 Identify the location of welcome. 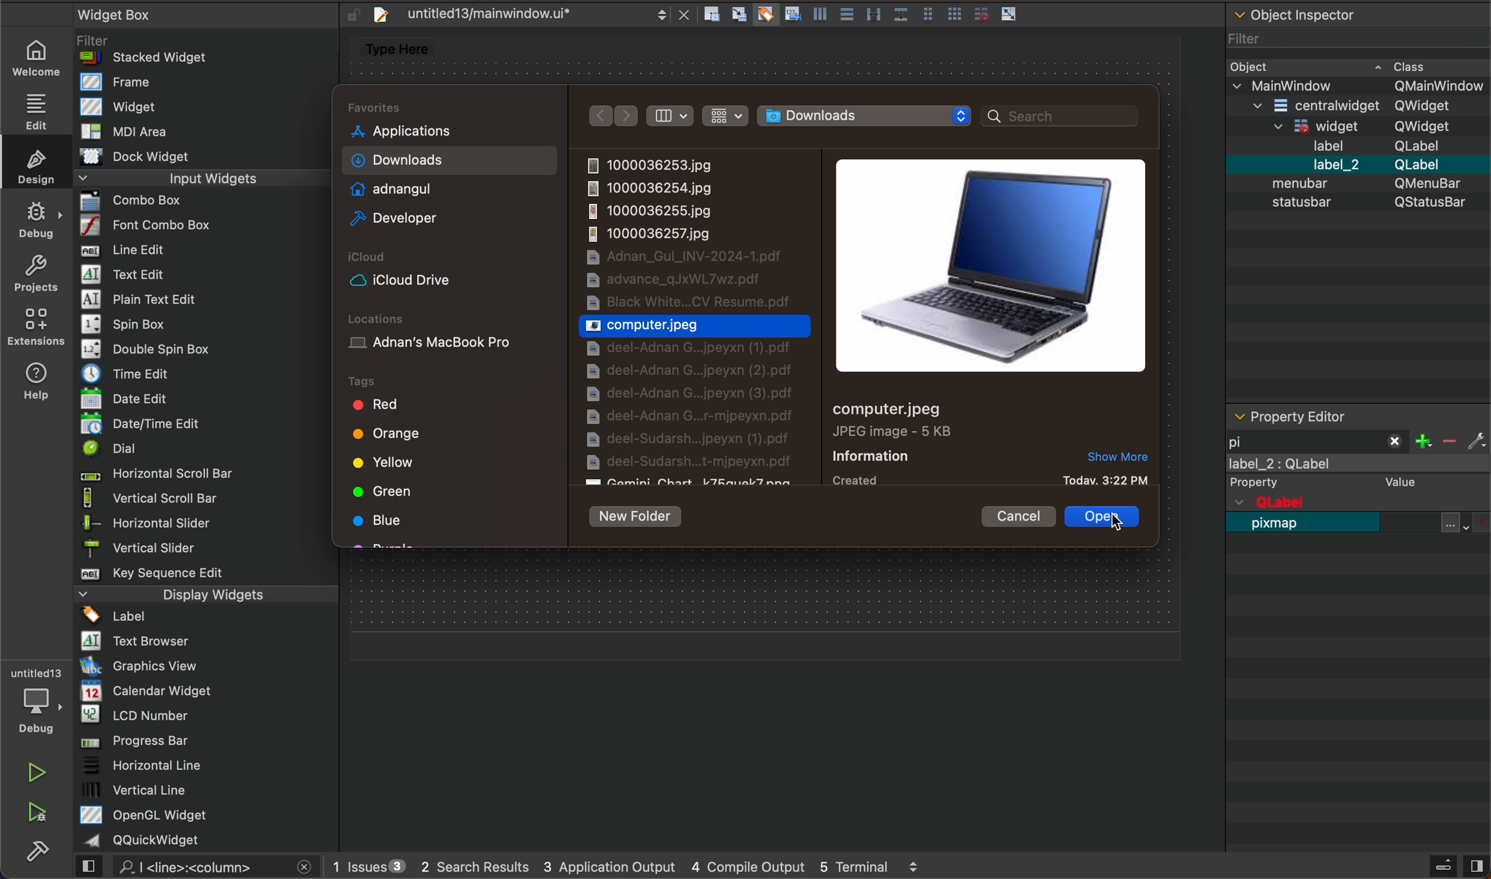
(37, 57).